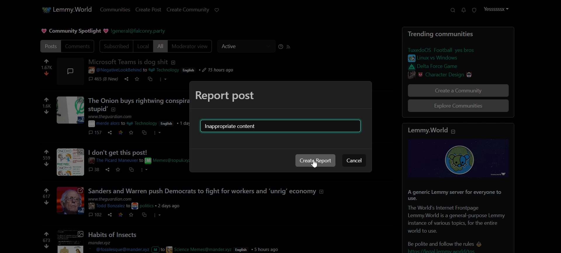 The image size is (561, 253). I want to click on image, so click(71, 201).